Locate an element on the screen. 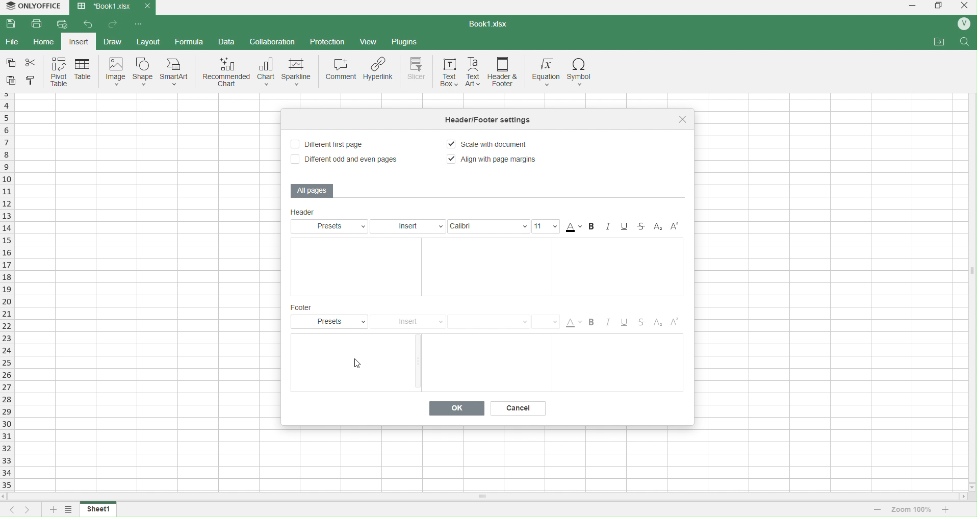 The height and width of the screenshot is (517, 977). layout is located at coordinates (149, 42).